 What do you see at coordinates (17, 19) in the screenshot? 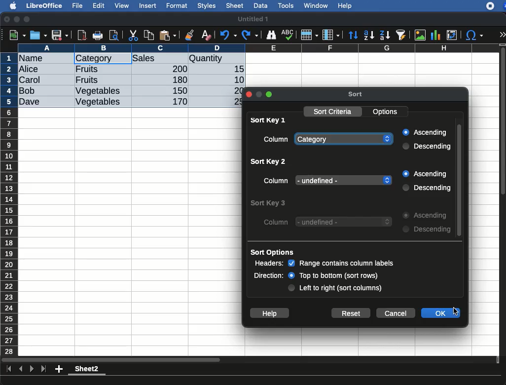
I see `minimize` at bounding box center [17, 19].